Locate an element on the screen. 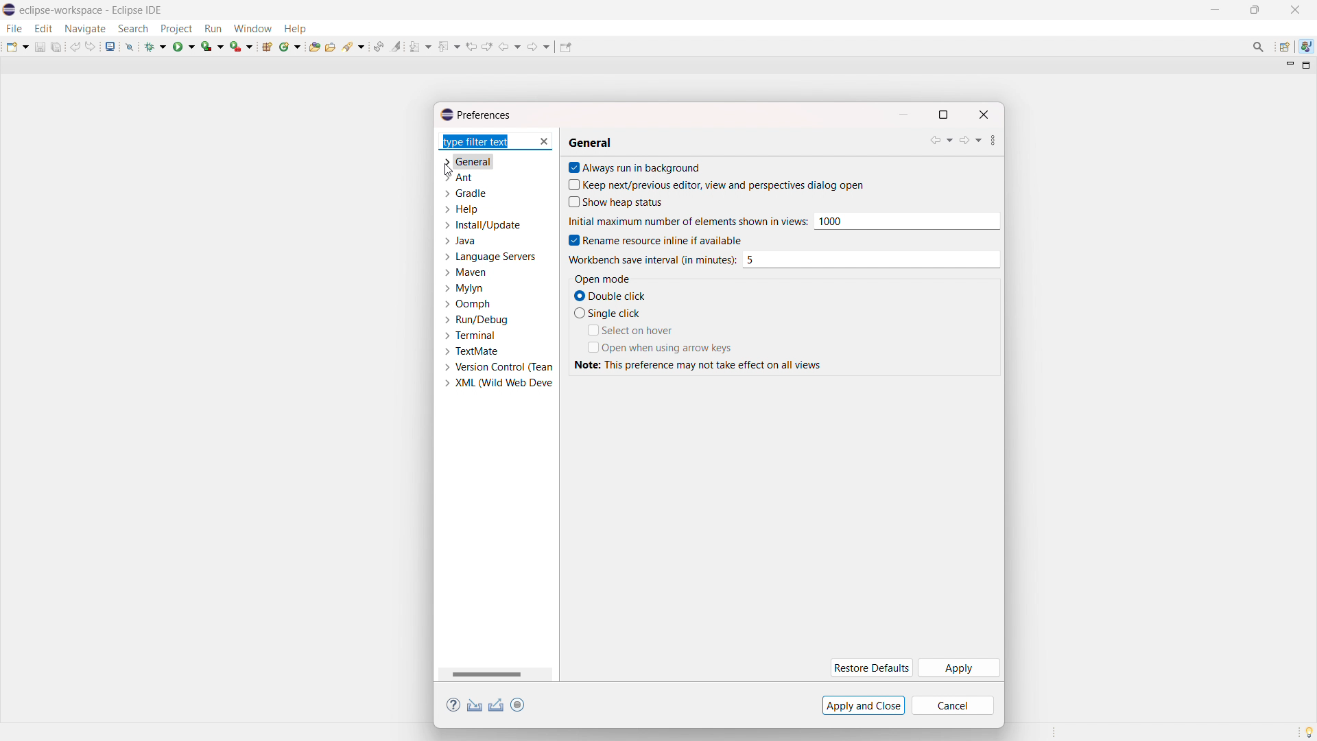 Image resolution: width=1317 pixels, height=741 pixels. run is located at coordinates (184, 46).